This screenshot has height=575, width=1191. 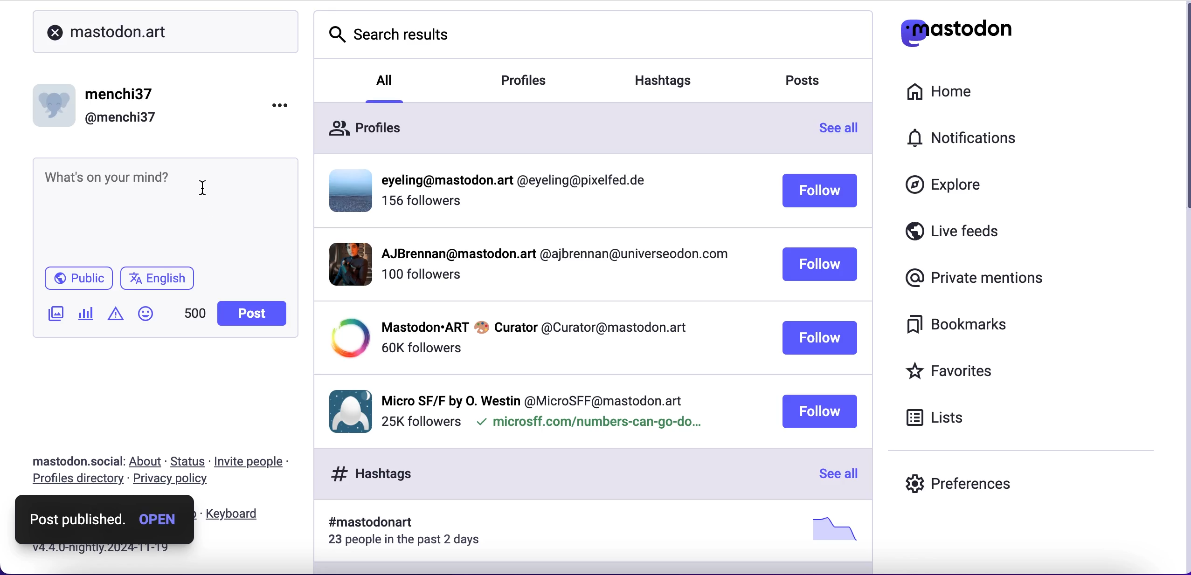 I want to click on all, so click(x=386, y=79).